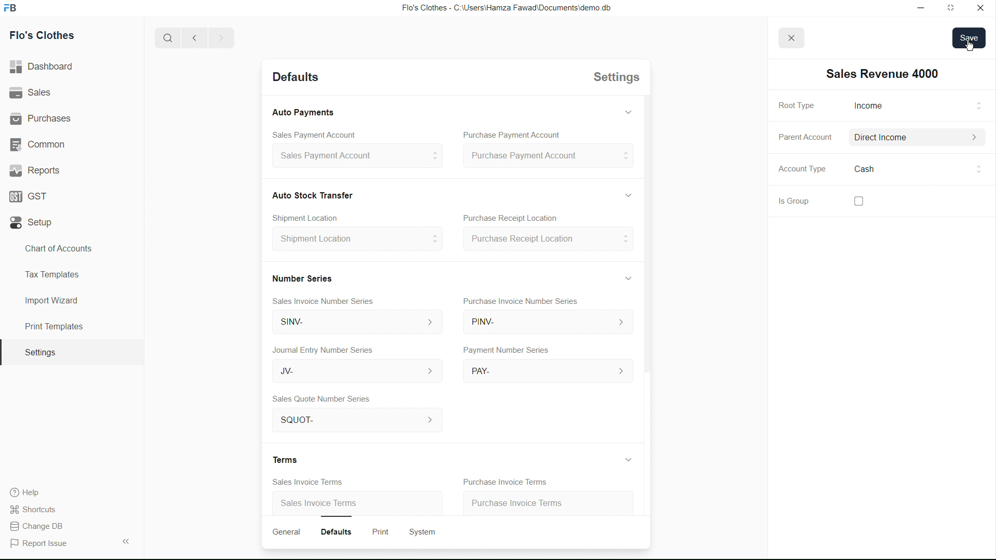 This screenshot has height=560, width=996. Describe the element at coordinates (522, 219) in the screenshot. I see `Purchase Receipt Location` at that location.